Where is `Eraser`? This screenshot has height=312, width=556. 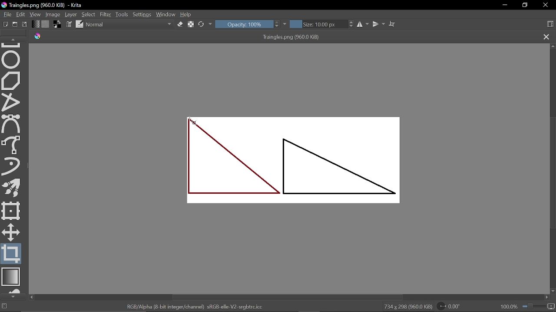
Eraser is located at coordinates (180, 24).